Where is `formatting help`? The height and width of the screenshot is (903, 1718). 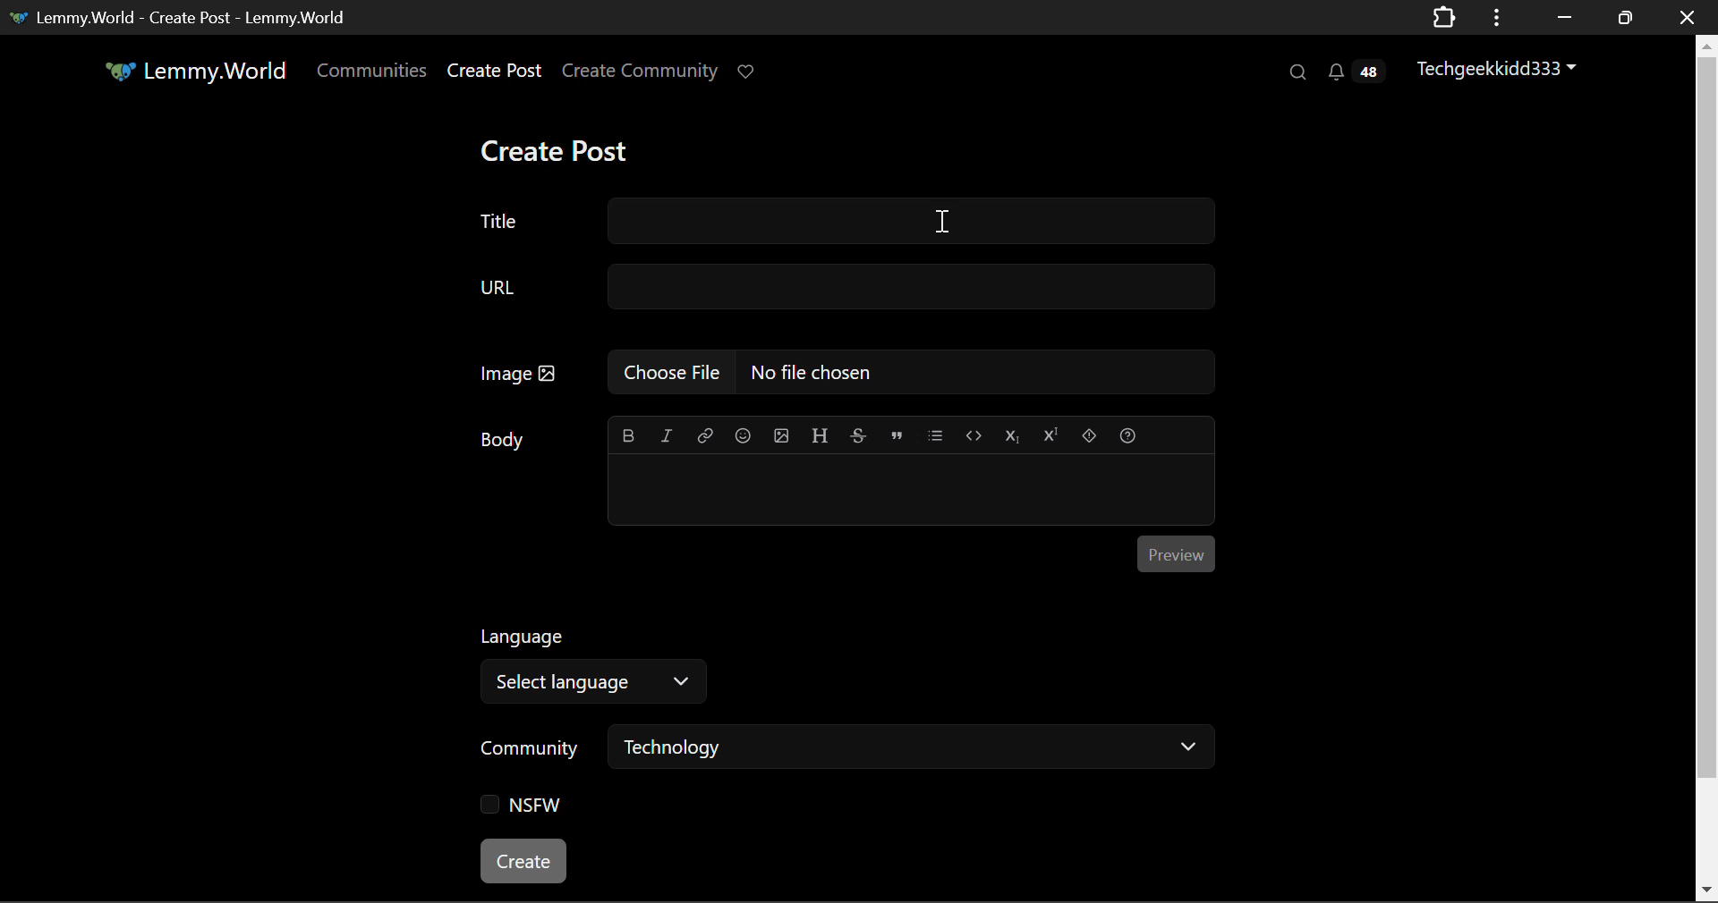
formatting help is located at coordinates (1127, 433).